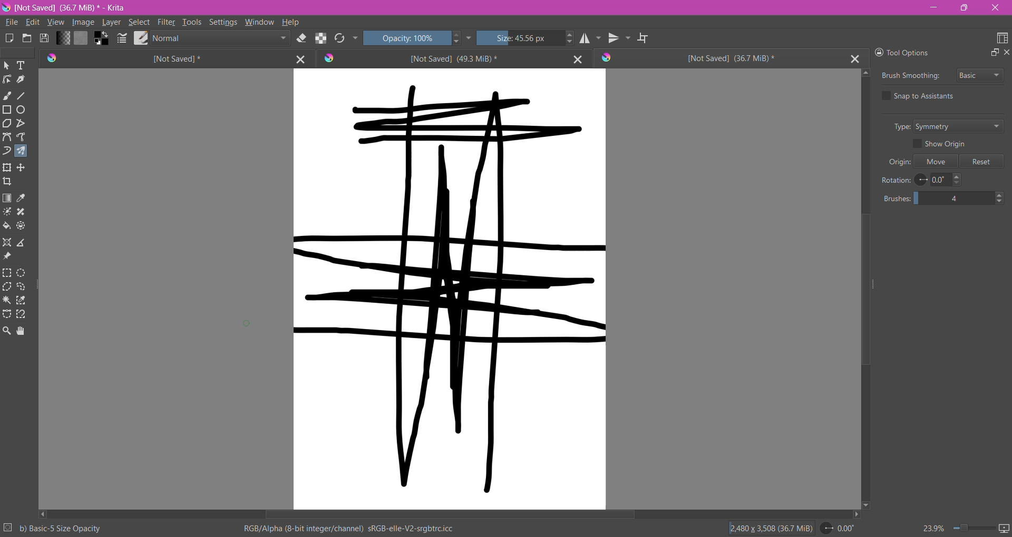  I want to click on Assistant Tool , so click(7, 242).